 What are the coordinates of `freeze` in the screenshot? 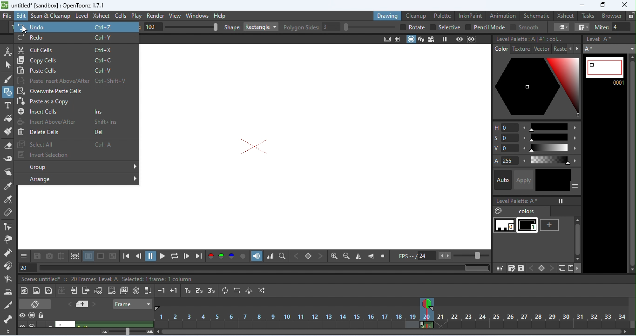 It's located at (561, 201).